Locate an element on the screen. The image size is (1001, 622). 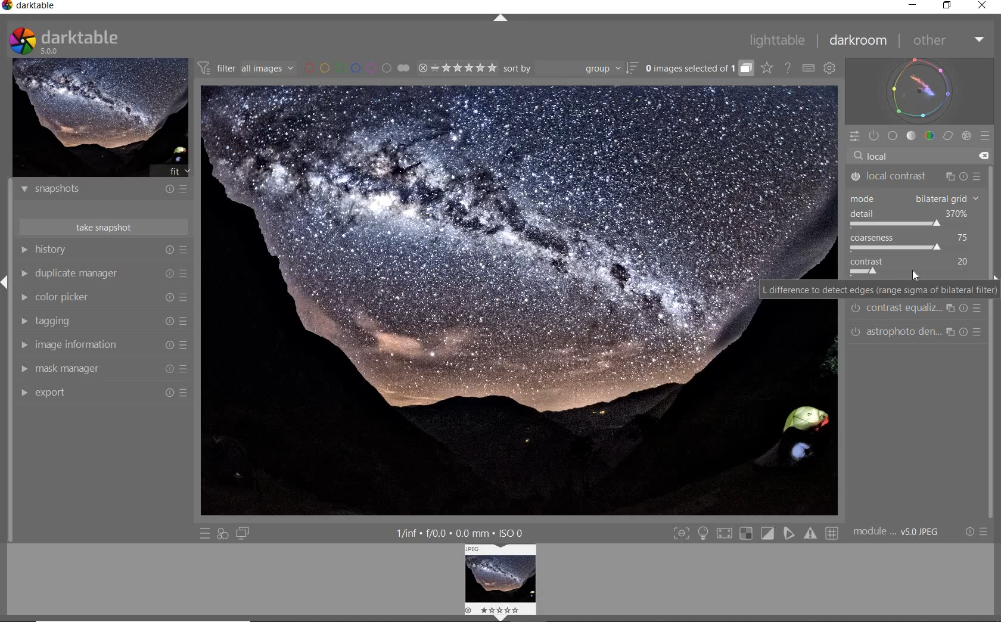
reset parameters is located at coordinates (981, 332).